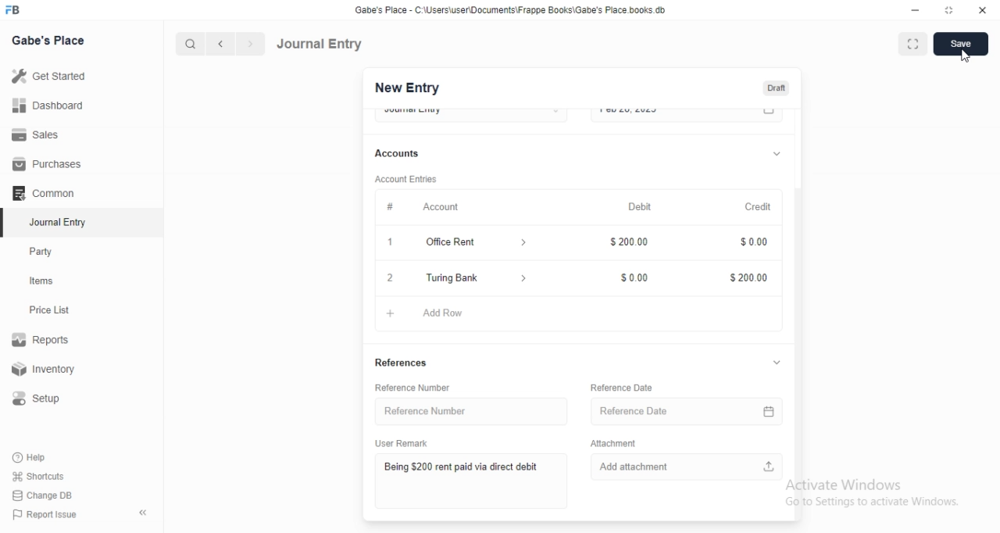 The width and height of the screenshot is (1000, 533). I want to click on Inventory, so click(46, 370).